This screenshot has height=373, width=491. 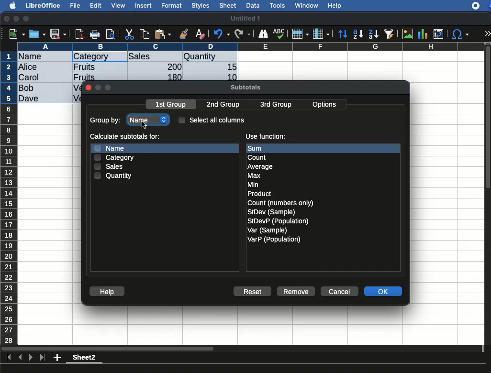 I want to click on ascending, so click(x=358, y=33).